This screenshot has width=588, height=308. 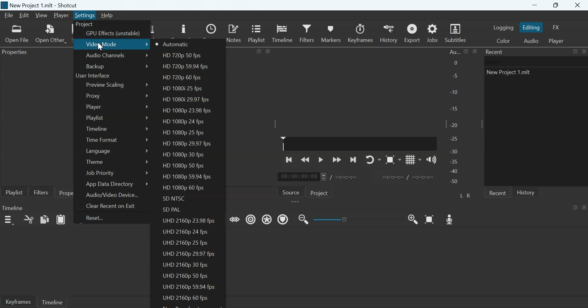 I want to click on Timeline, so click(x=282, y=32).